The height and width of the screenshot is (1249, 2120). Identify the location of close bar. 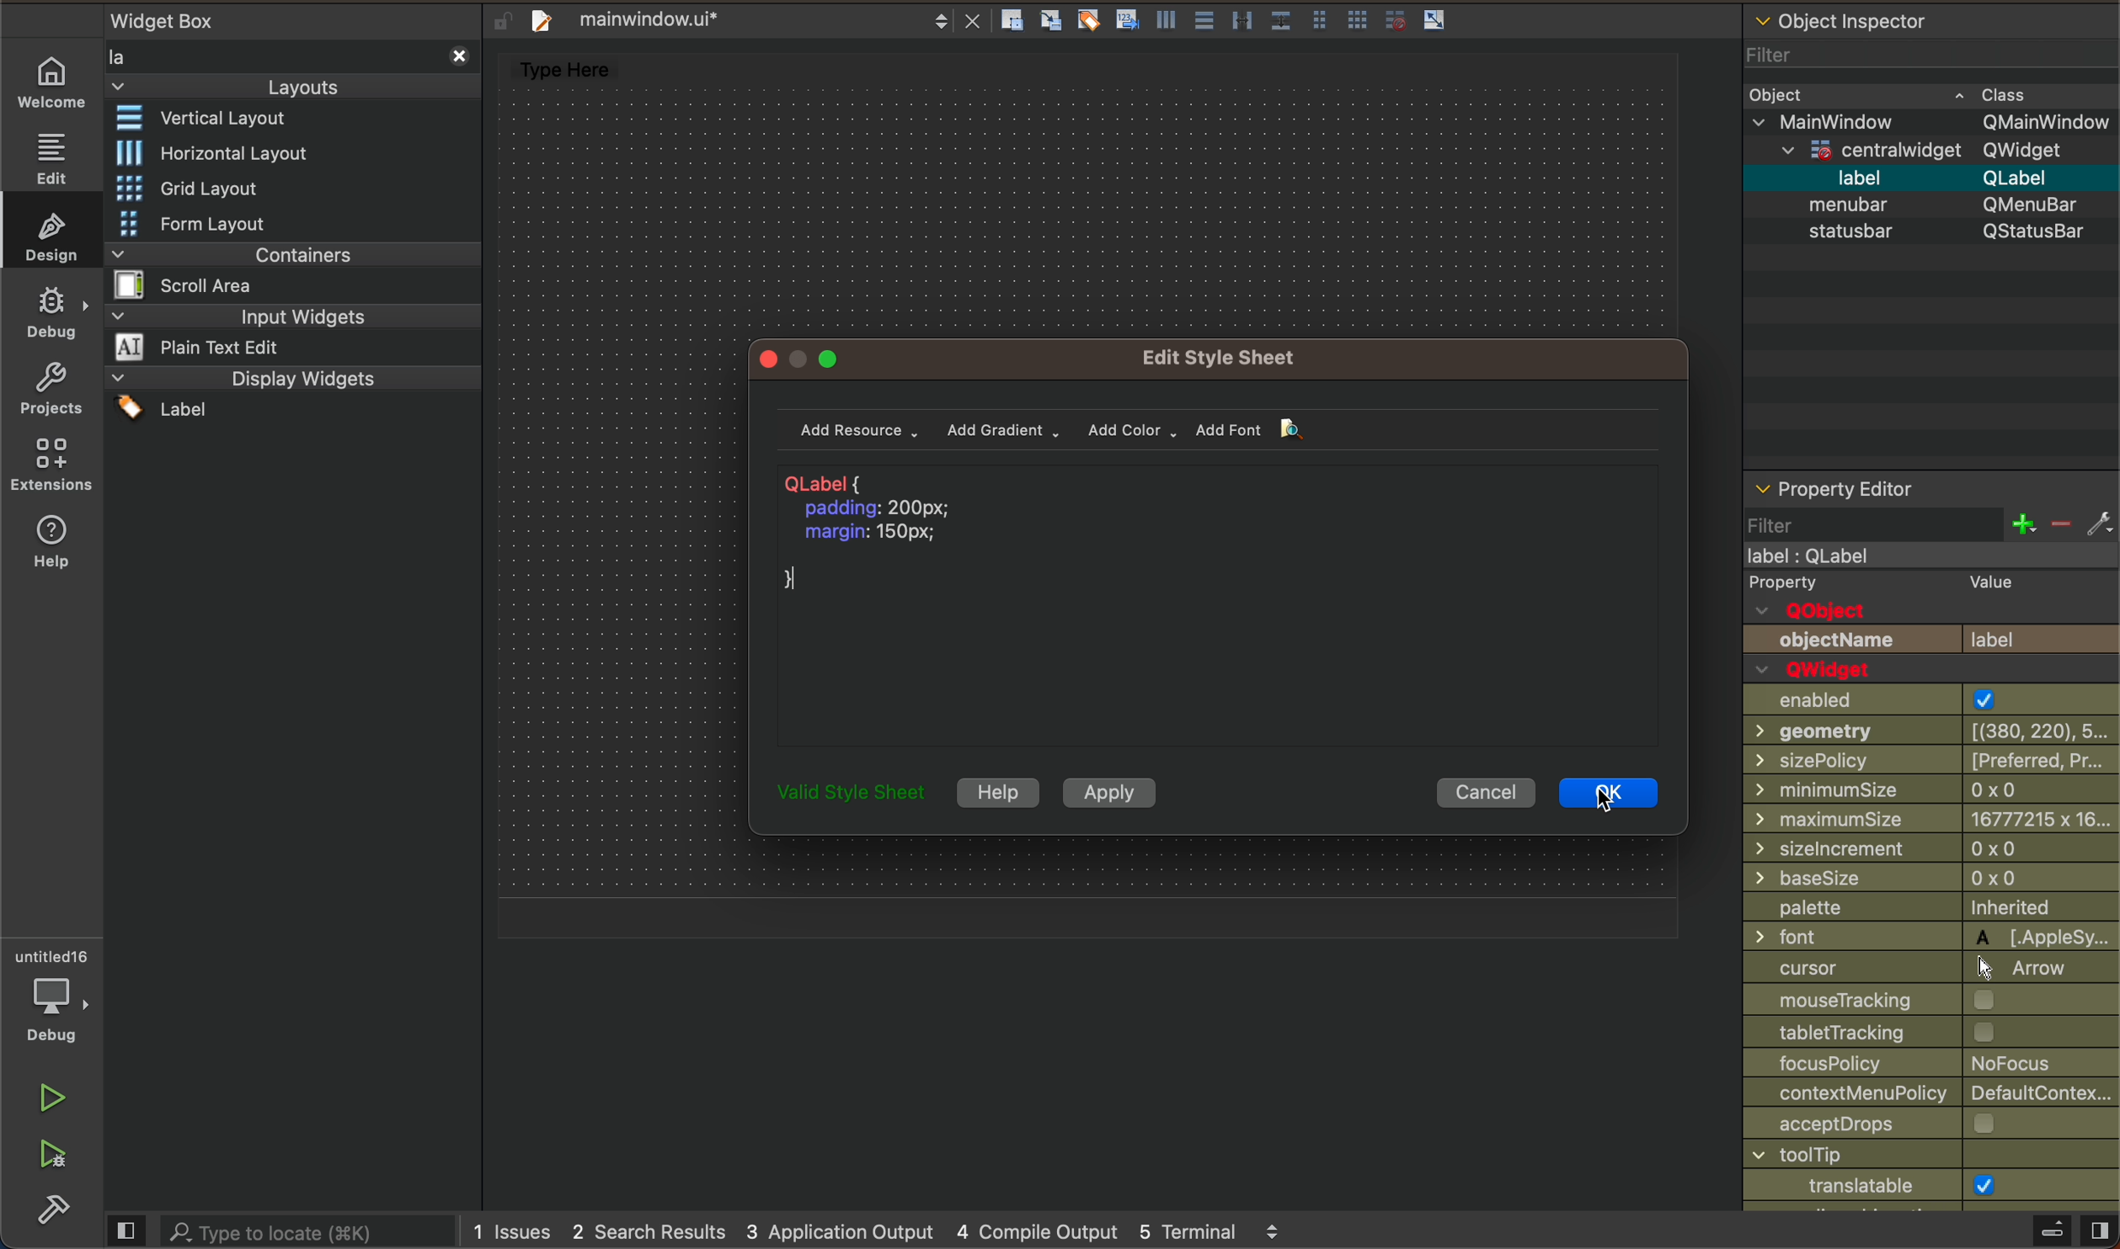
(2068, 1225).